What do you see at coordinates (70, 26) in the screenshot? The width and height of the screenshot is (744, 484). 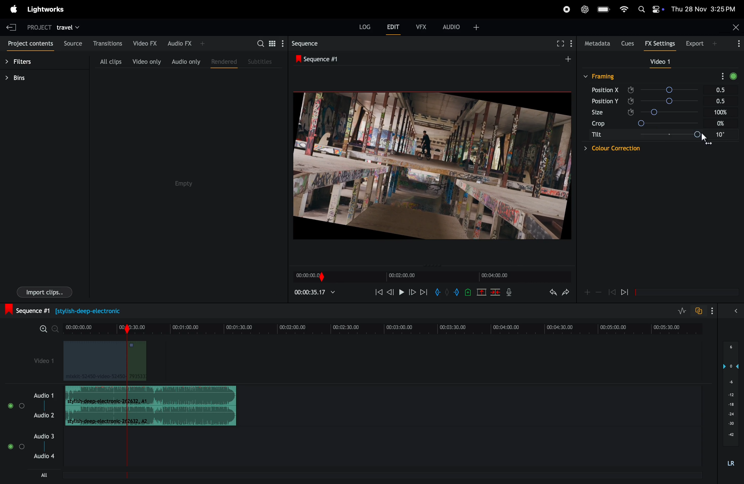 I see `travel` at bounding box center [70, 26].